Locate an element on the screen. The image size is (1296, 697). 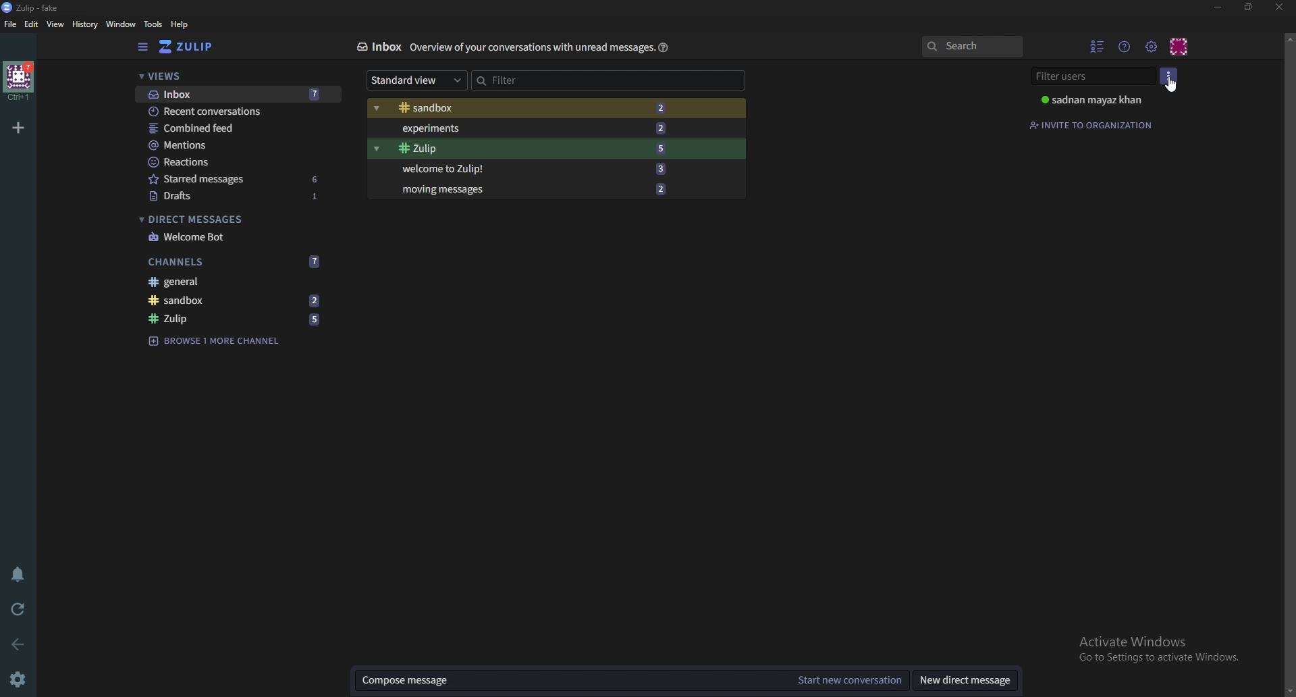
cursor is located at coordinates (1174, 88).